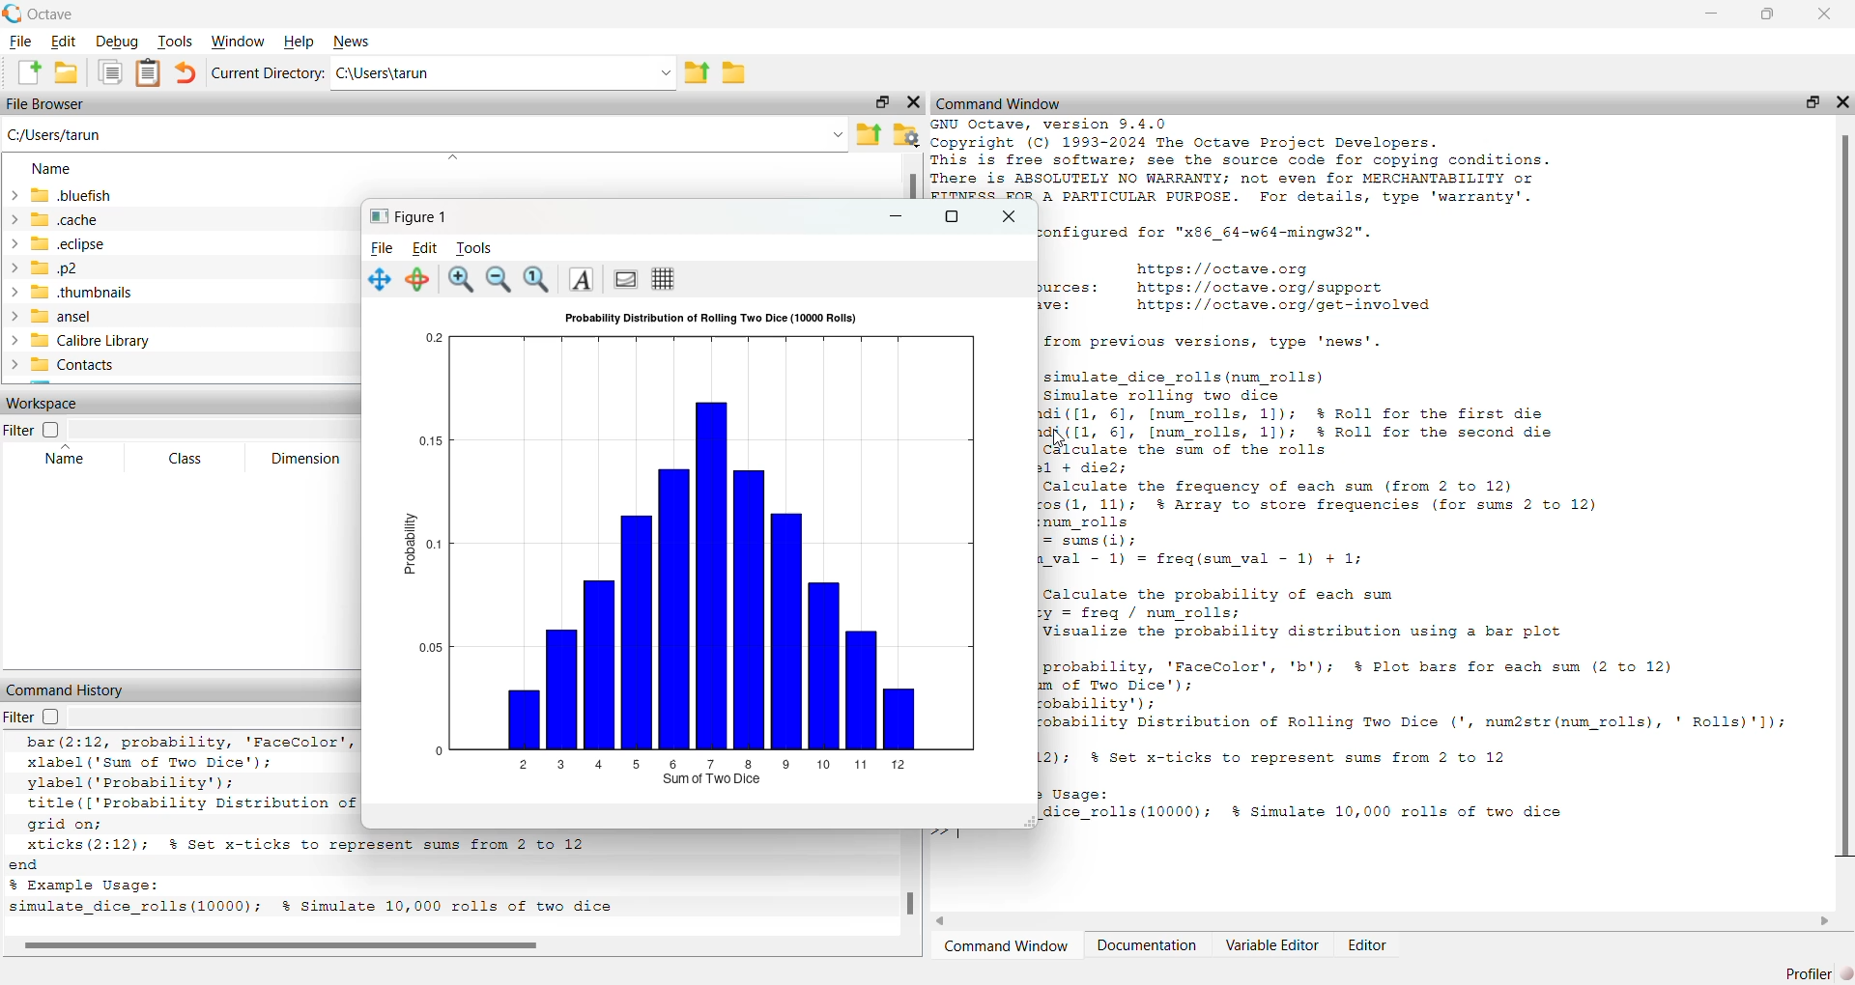  Describe the element at coordinates (838, 135) in the screenshot. I see `dropdown` at that location.